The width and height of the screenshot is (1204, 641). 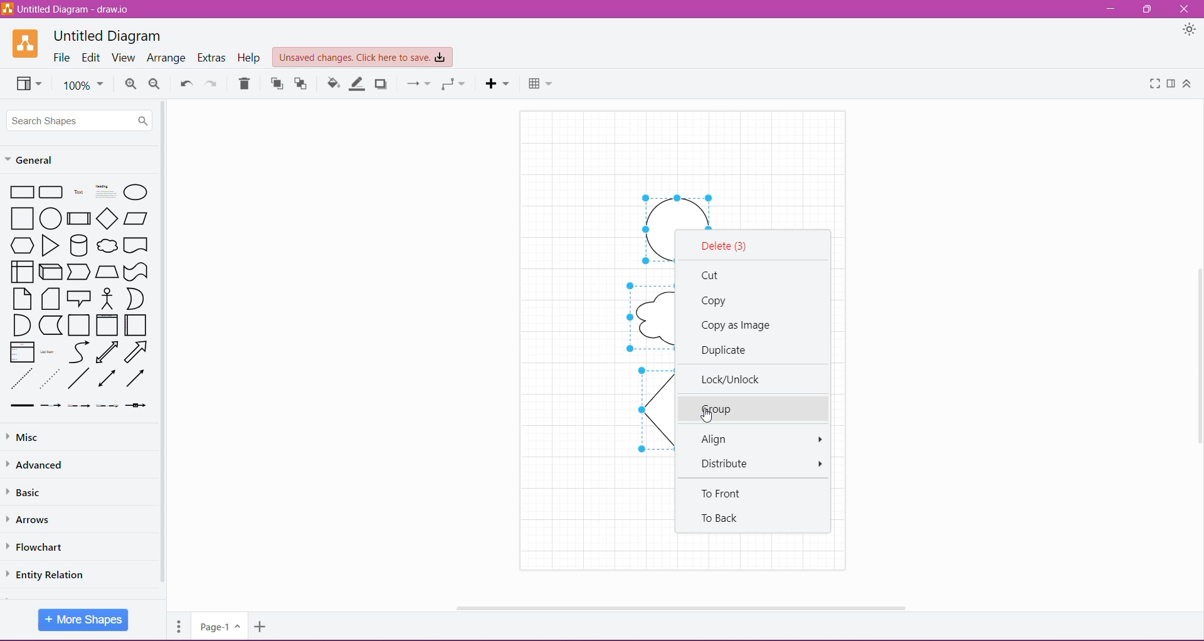 I want to click on Fill Color, so click(x=334, y=83).